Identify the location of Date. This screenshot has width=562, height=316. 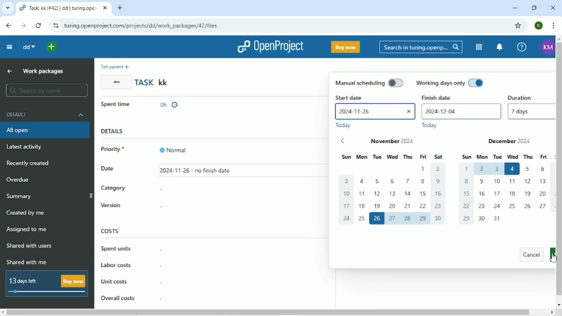
(115, 170).